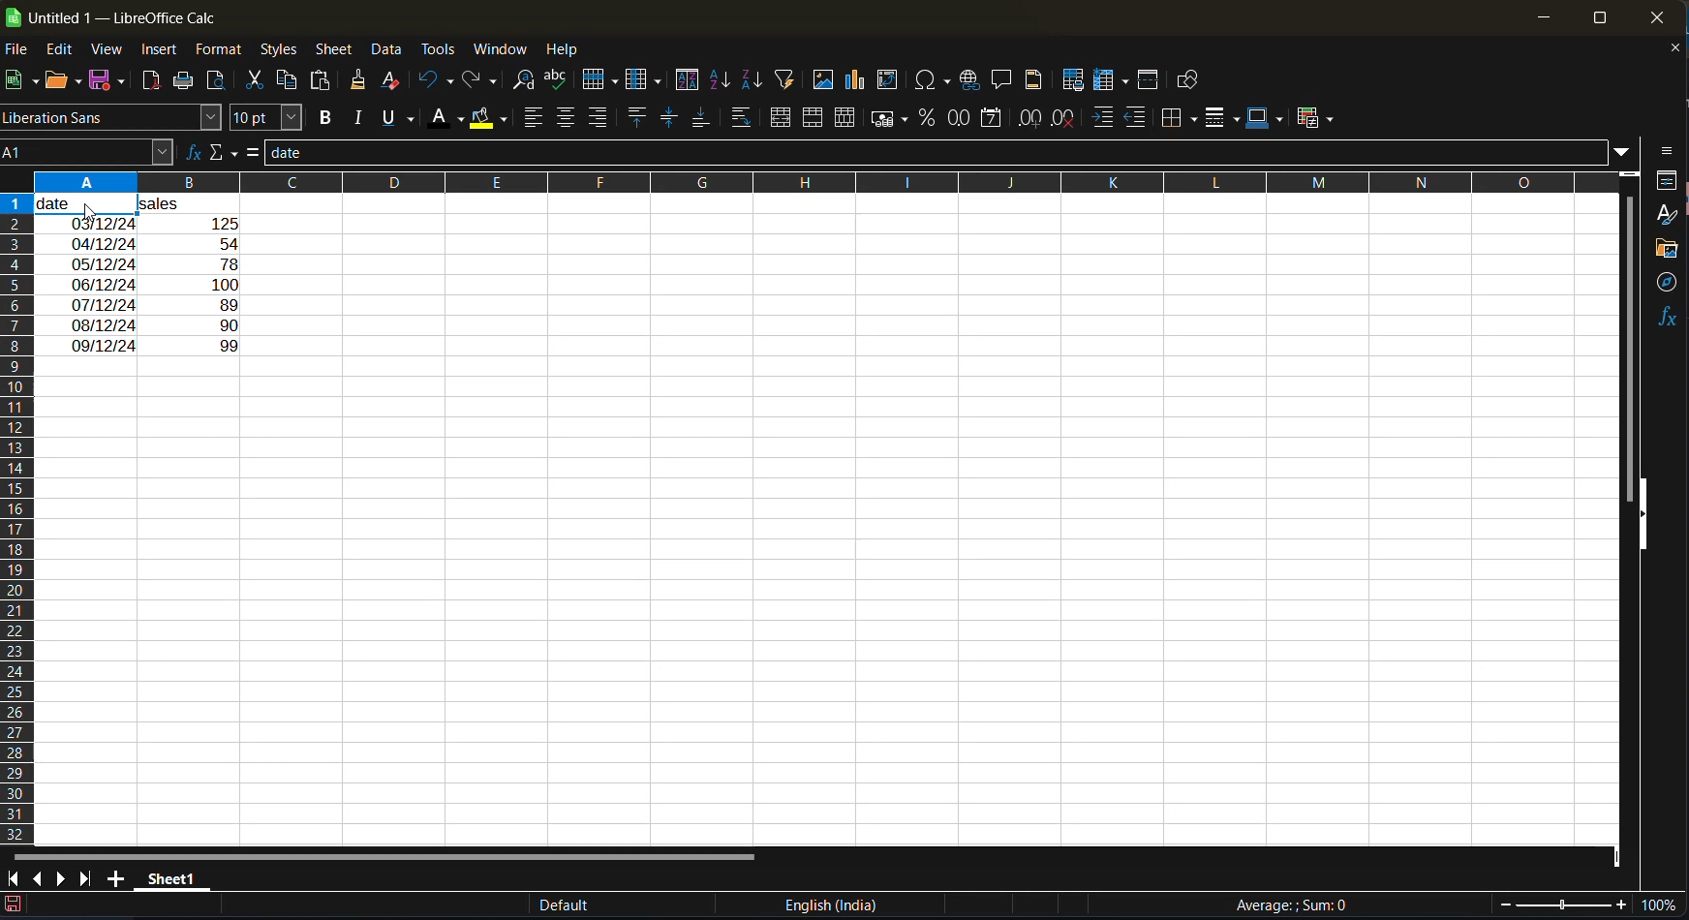 The width and height of the screenshot is (1689, 920). I want to click on format as number, so click(965, 118).